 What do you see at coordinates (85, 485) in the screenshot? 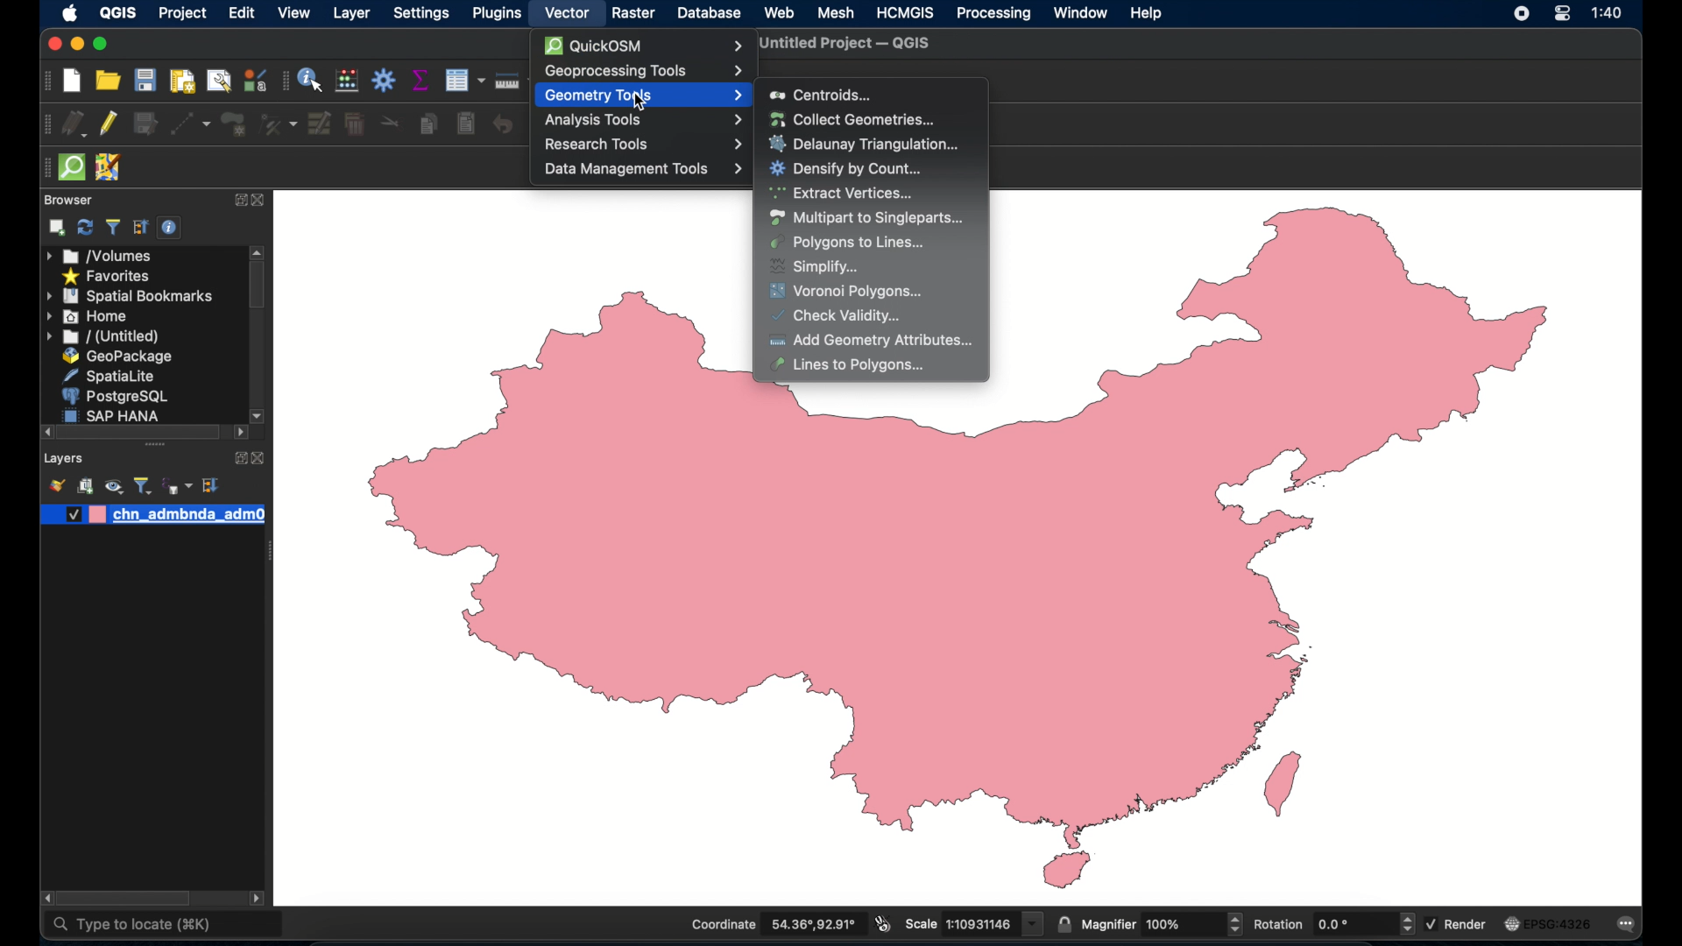
I see `add group` at bounding box center [85, 485].